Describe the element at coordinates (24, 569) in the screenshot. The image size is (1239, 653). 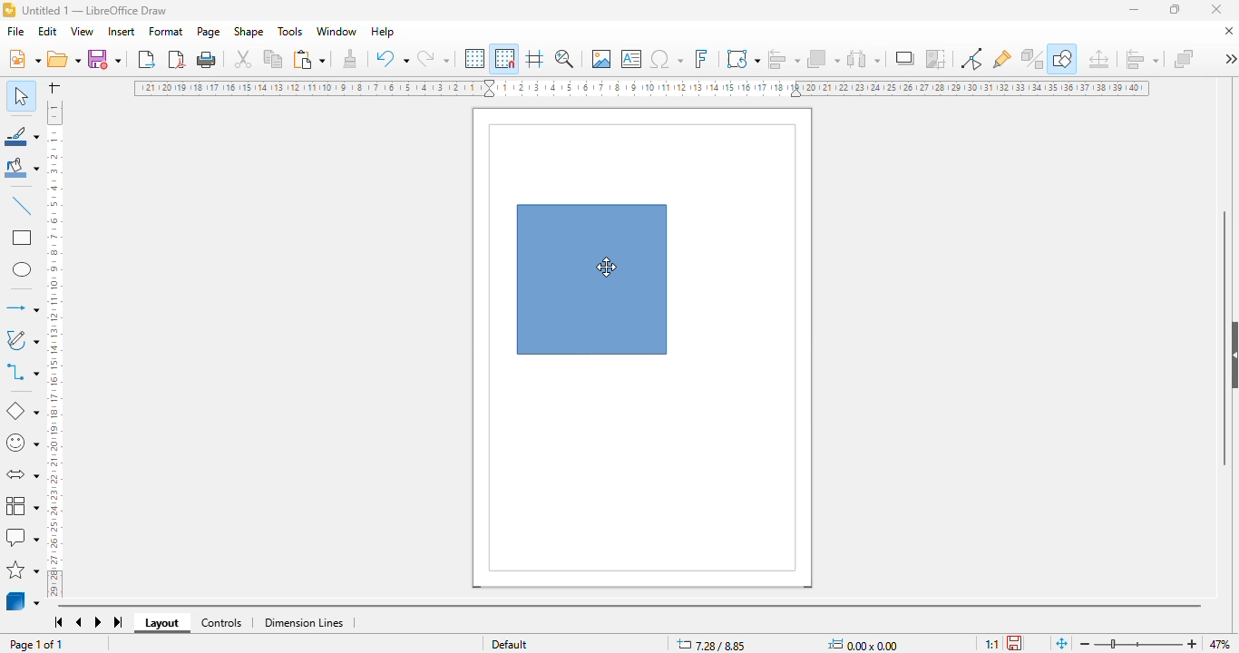
I see `stars and banners` at that location.